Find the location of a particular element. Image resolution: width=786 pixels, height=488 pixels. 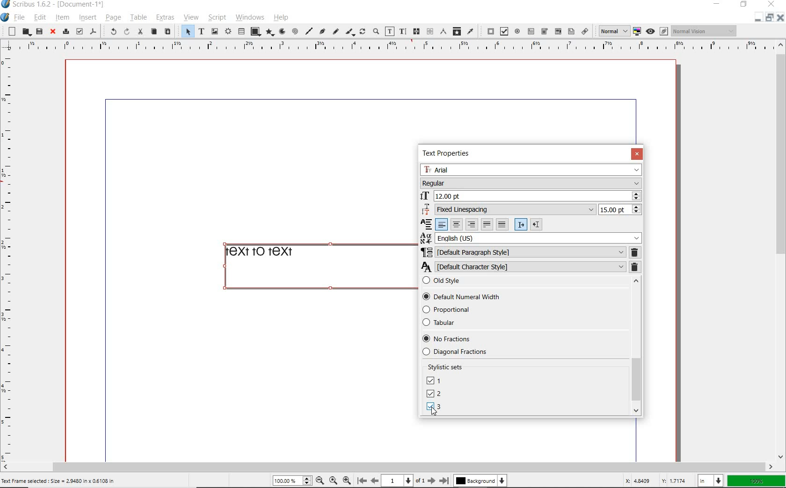

Old style is located at coordinates (523, 283).